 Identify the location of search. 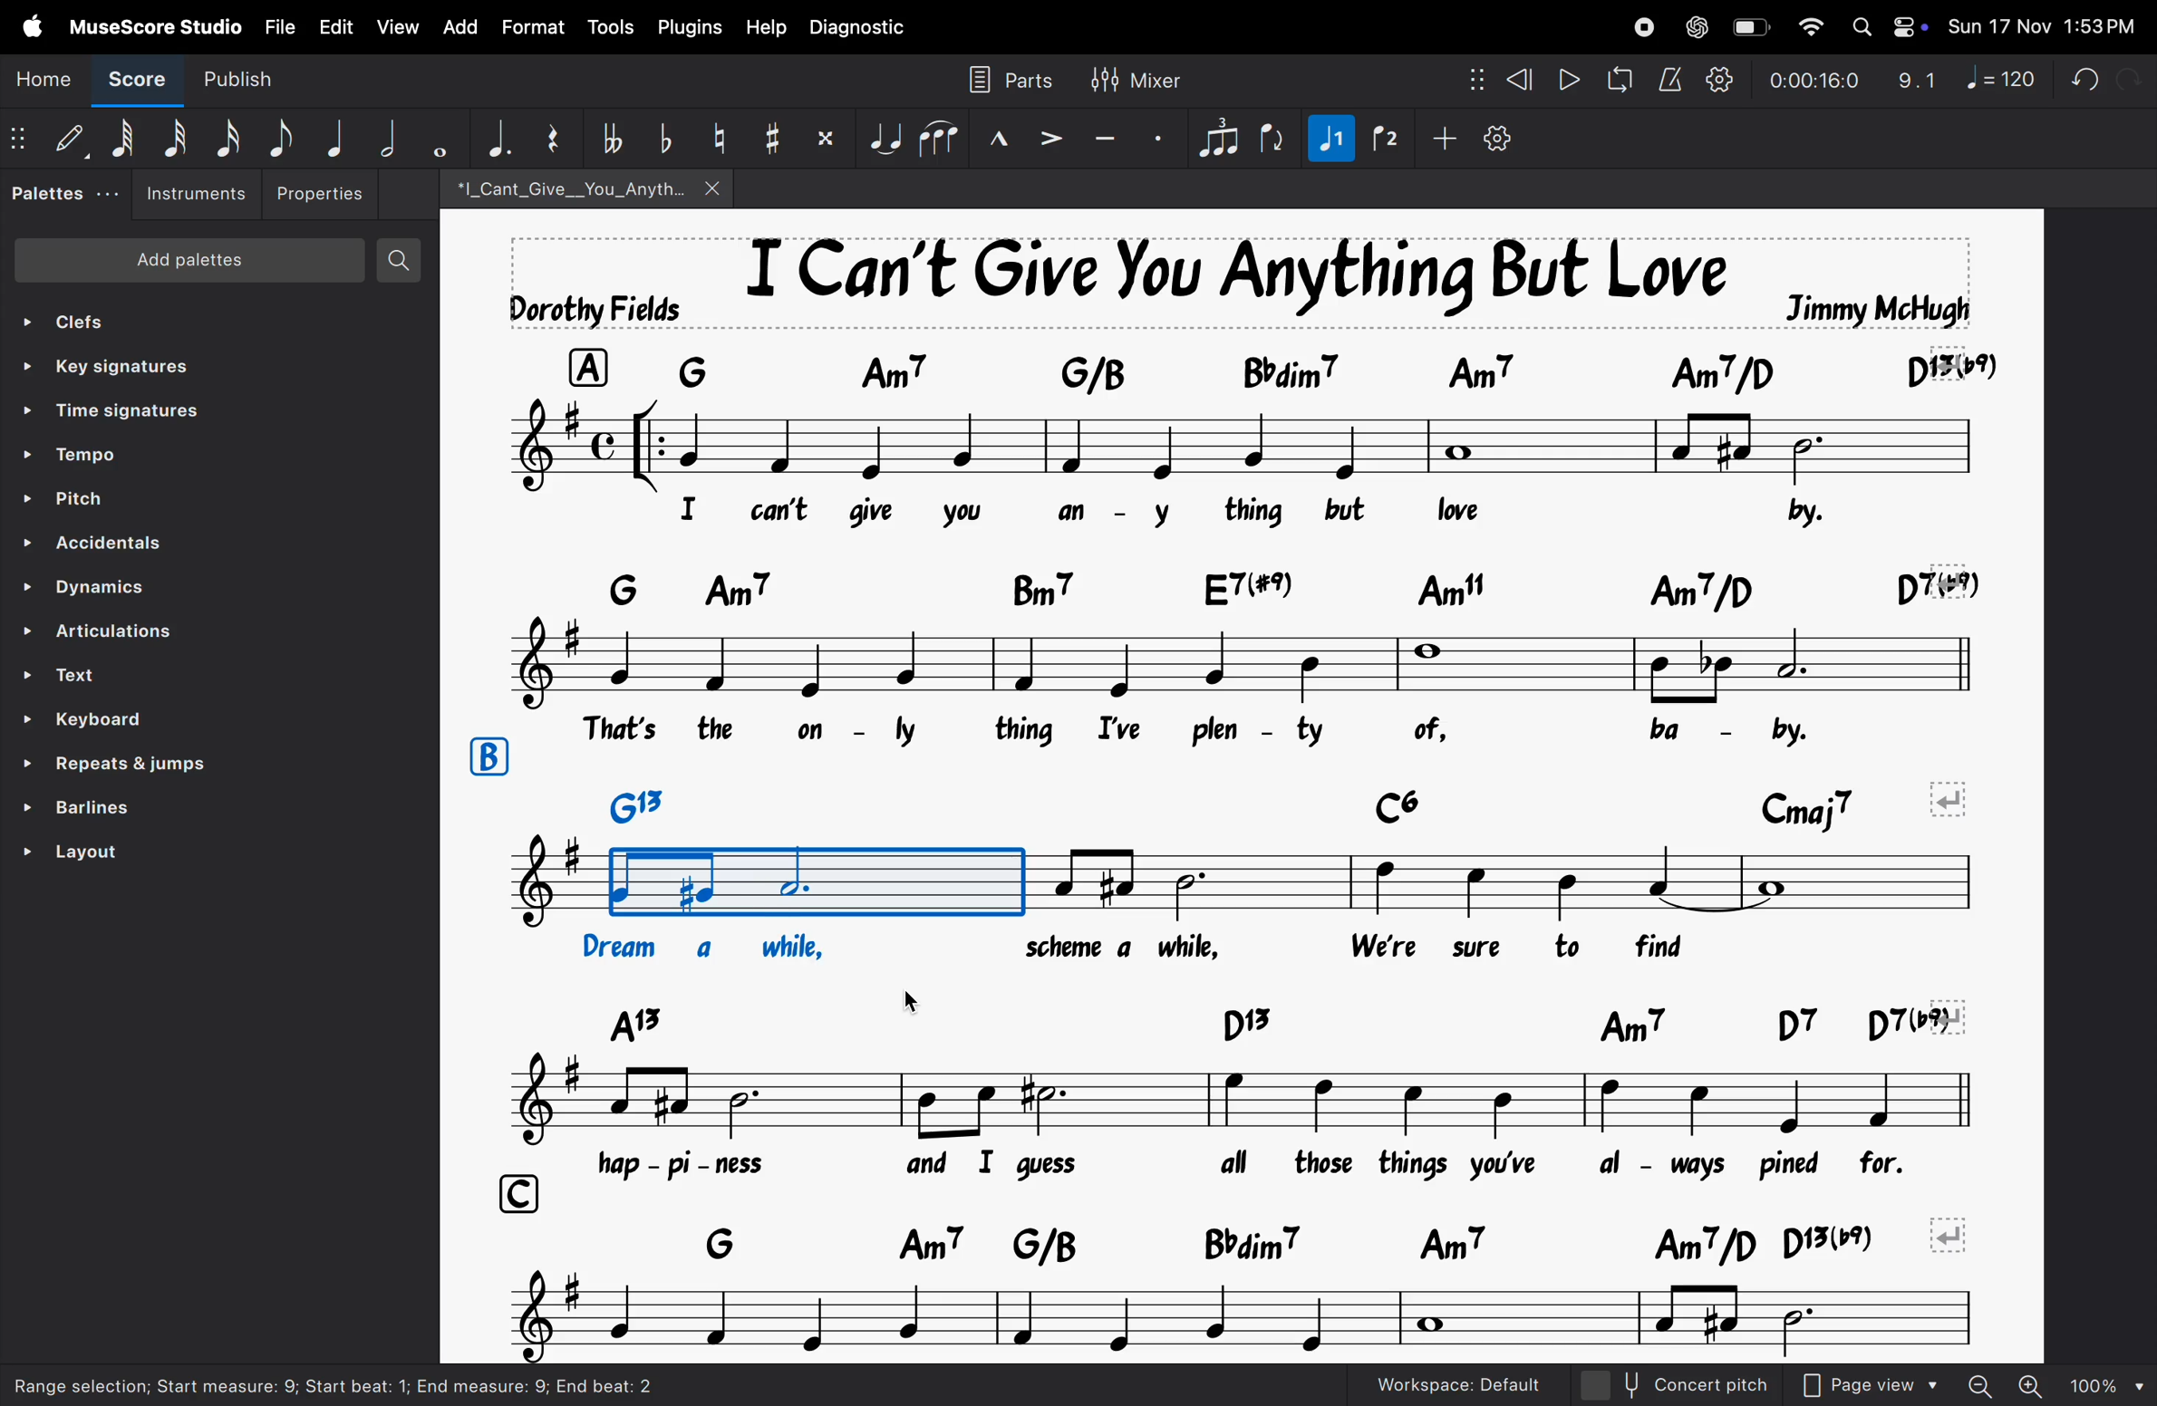
(401, 257).